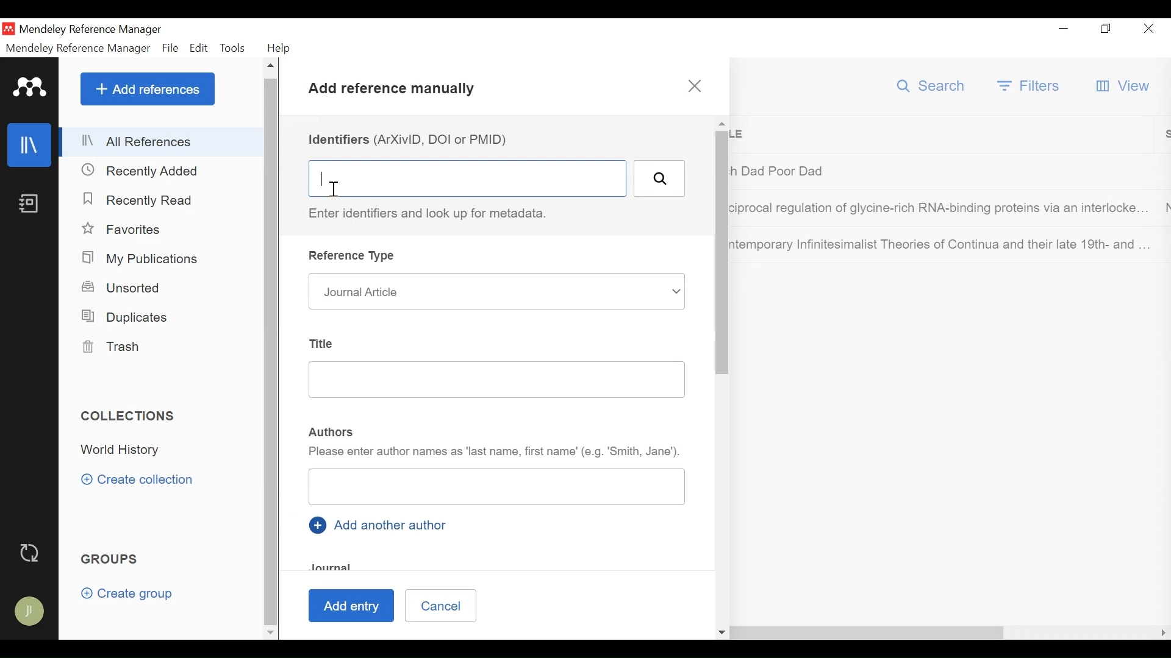  I want to click on Favorites, so click(122, 228).